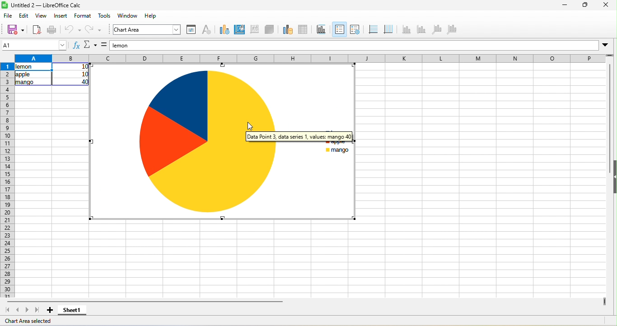  Describe the element at coordinates (252, 126) in the screenshot. I see `cursor movement` at that location.